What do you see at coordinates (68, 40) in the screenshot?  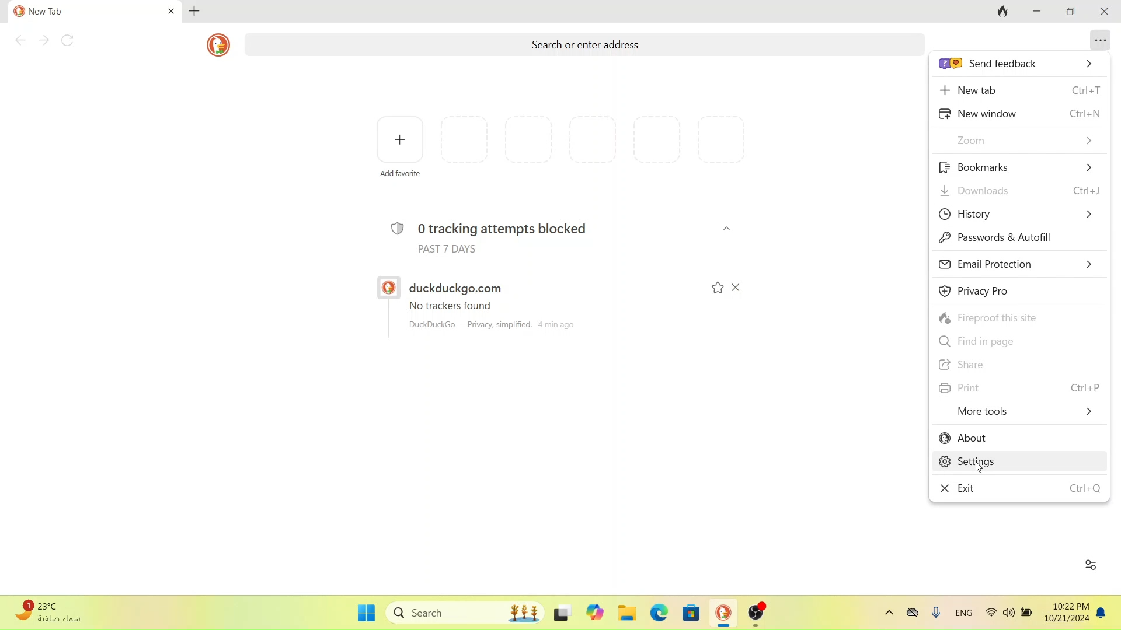 I see `refresh` at bounding box center [68, 40].